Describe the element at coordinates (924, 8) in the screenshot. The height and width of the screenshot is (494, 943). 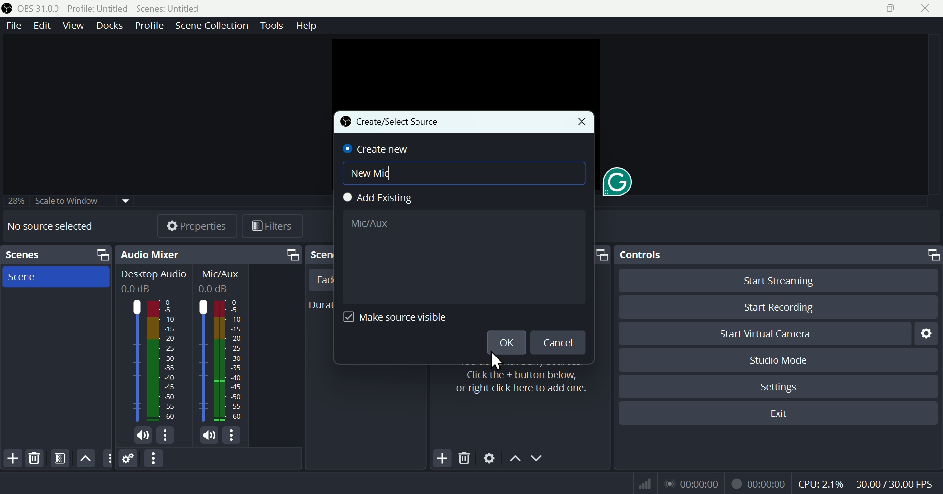
I see `Close` at that location.